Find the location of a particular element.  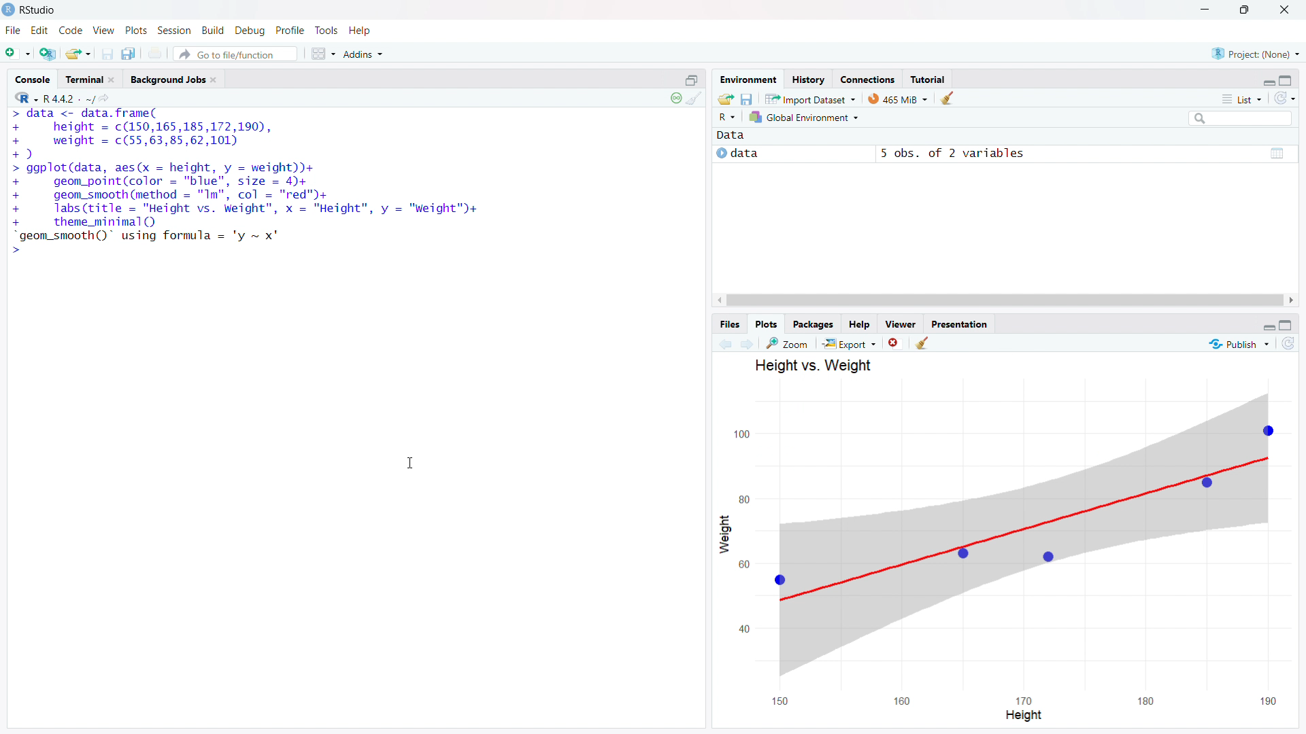

viewer is located at coordinates (901, 324).